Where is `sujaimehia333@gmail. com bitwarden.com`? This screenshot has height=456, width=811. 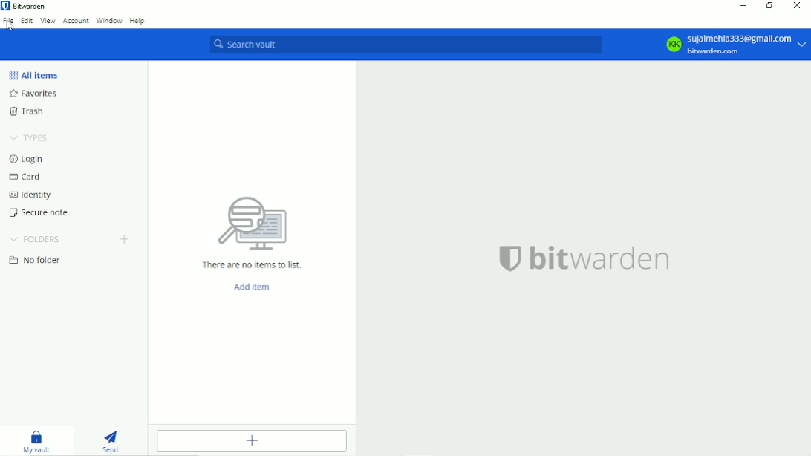 sujaimehia333@gmail. com bitwarden.com is located at coordinates (746, 44).